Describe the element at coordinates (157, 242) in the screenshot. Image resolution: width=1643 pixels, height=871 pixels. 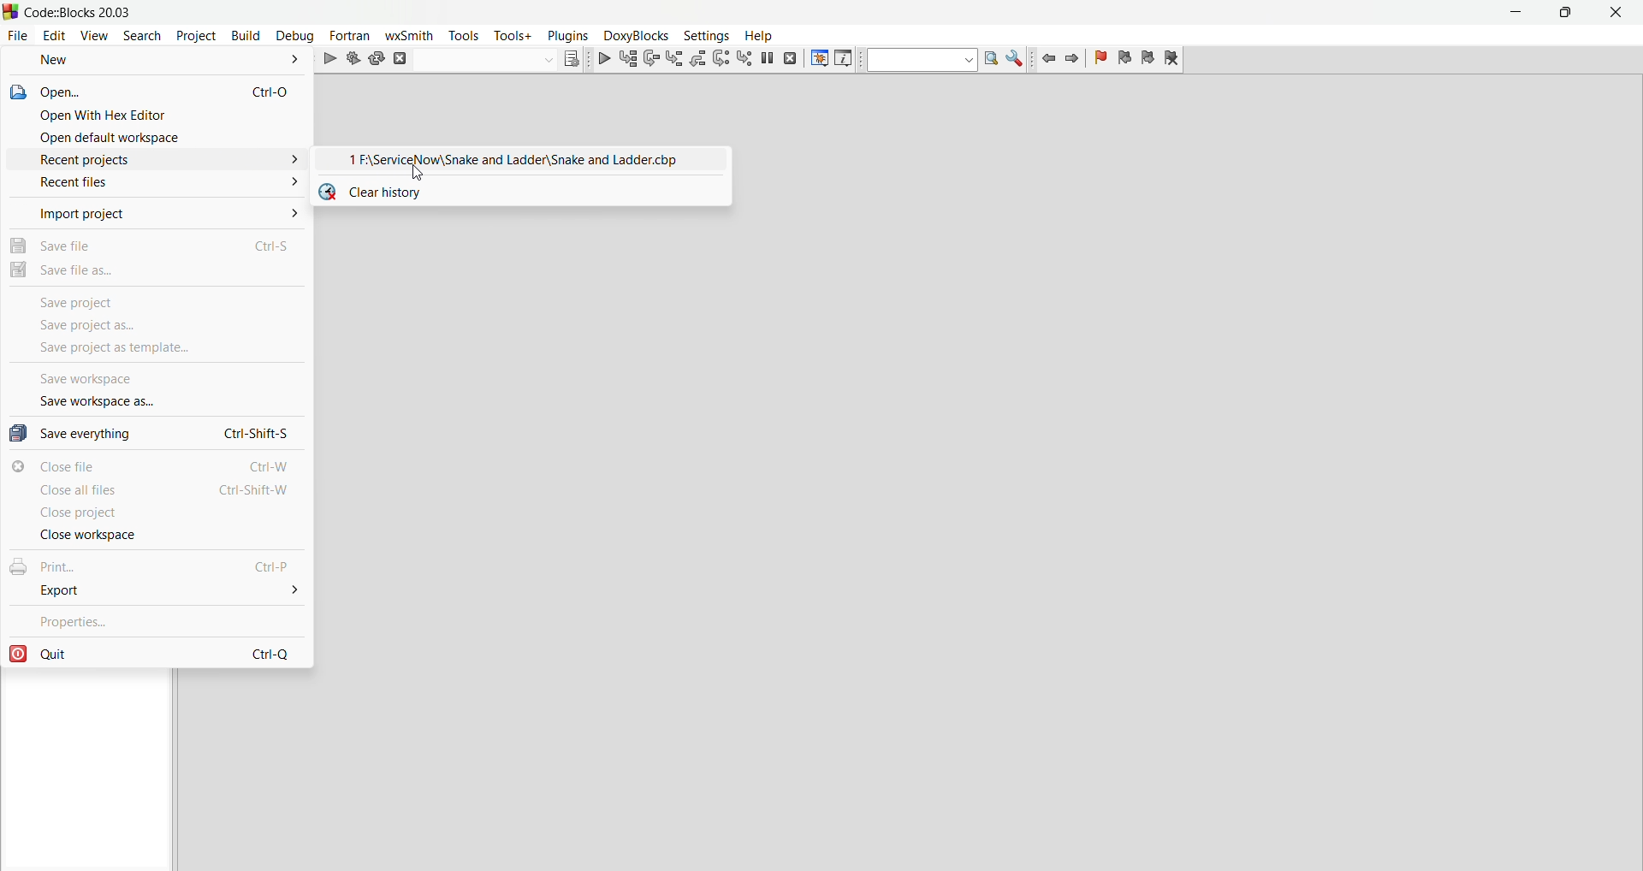
I see `save file` at that location.